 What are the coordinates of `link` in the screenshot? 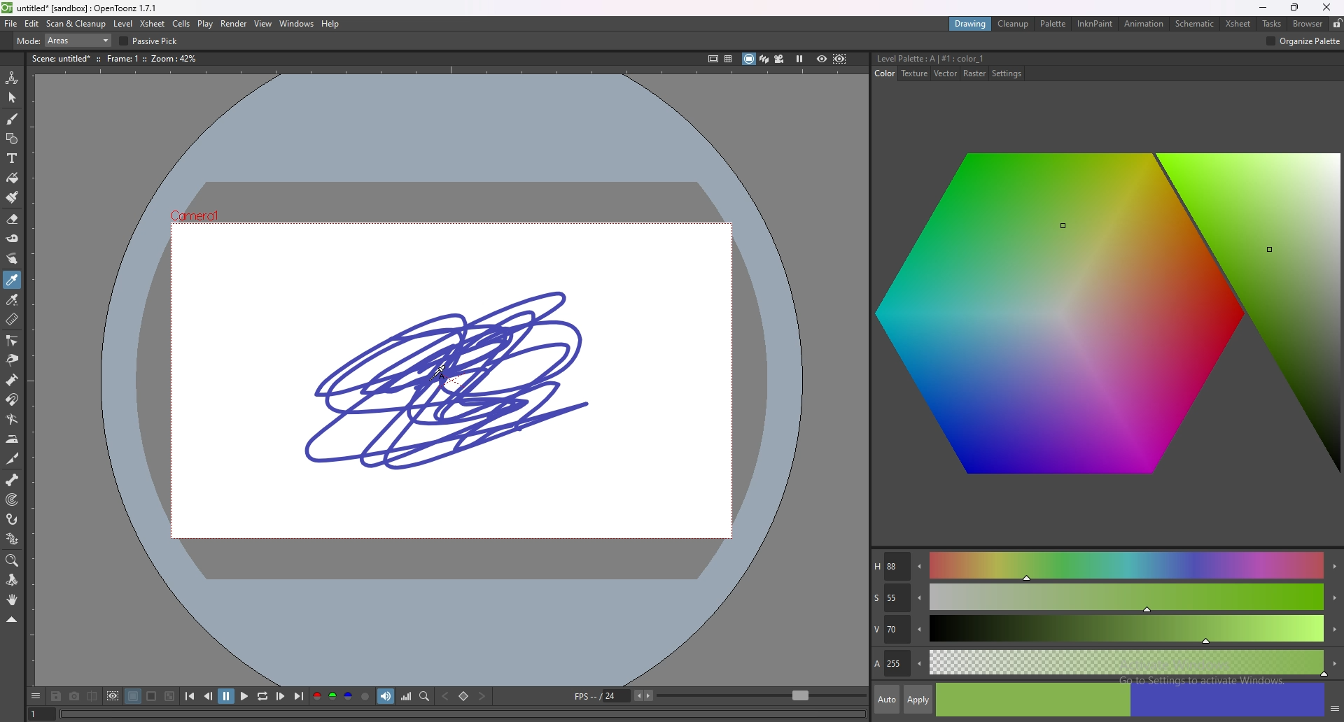 It's located at (658, 41).